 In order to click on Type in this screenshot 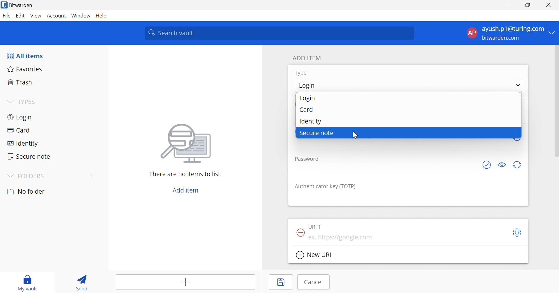, I will do `click(301, 73)`.